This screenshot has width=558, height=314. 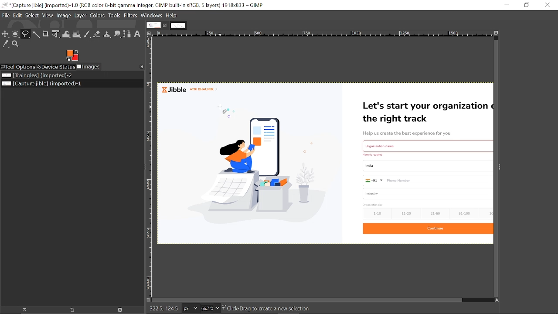 What do you see at coordinates (497, 300) in the screenshot?
I see `Navigate this display` at bounding box center [497, 300].